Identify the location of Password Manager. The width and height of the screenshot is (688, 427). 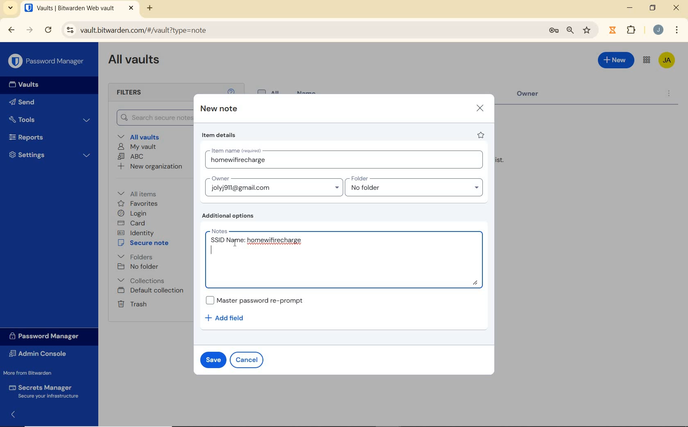
(48, 337).